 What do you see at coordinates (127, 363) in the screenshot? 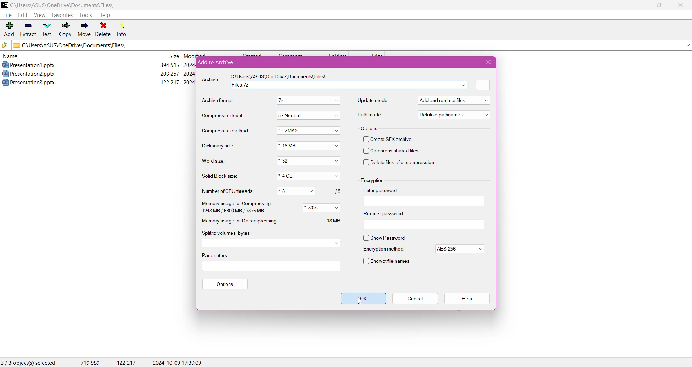
I see `122217` at bounding box center [127, 363].